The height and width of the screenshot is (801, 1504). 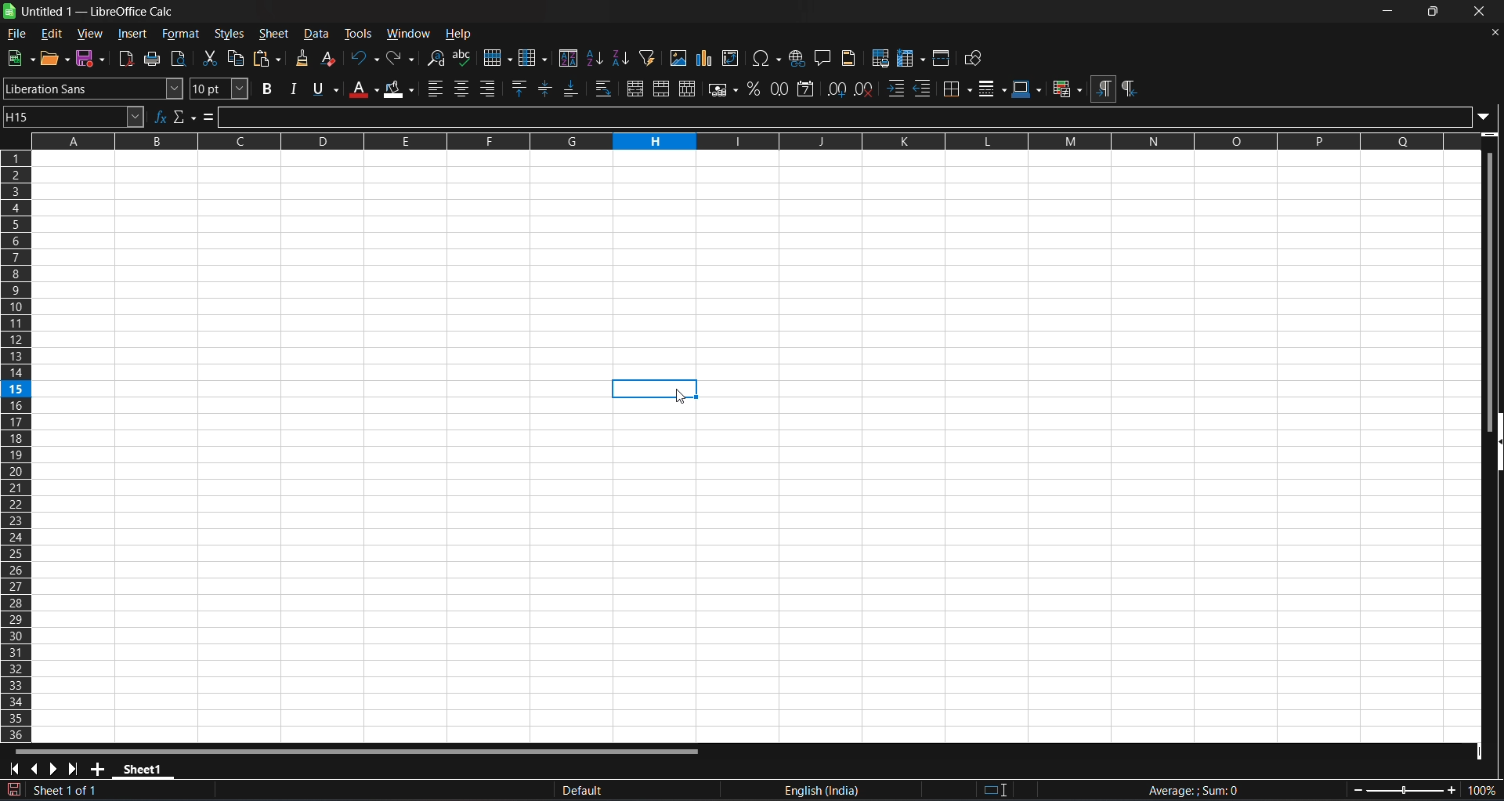 What do you see at coordinates (744, 148) in the screenshot?
I see `rows` at bounding box center [744, 148].